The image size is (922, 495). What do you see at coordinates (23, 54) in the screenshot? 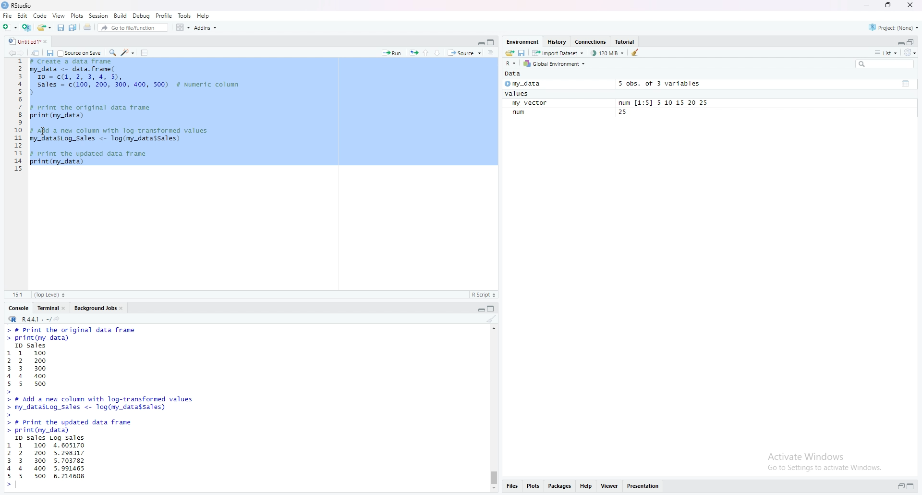
I see `Go forward to the next location` at bounding box center [23, 54].